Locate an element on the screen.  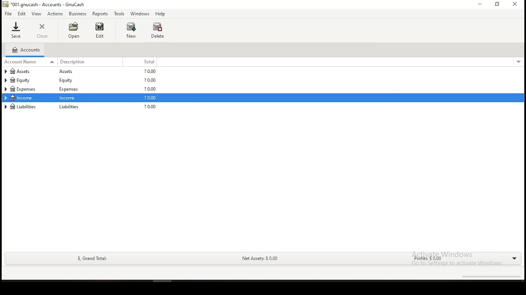
liabilities is located at coordinates (69, 107).